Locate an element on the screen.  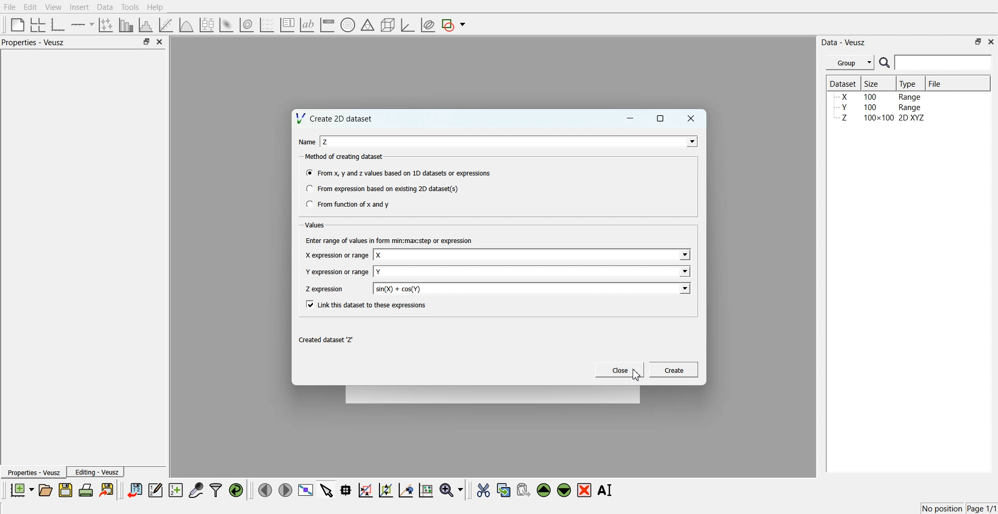
X is located at coordinates (379, 255).